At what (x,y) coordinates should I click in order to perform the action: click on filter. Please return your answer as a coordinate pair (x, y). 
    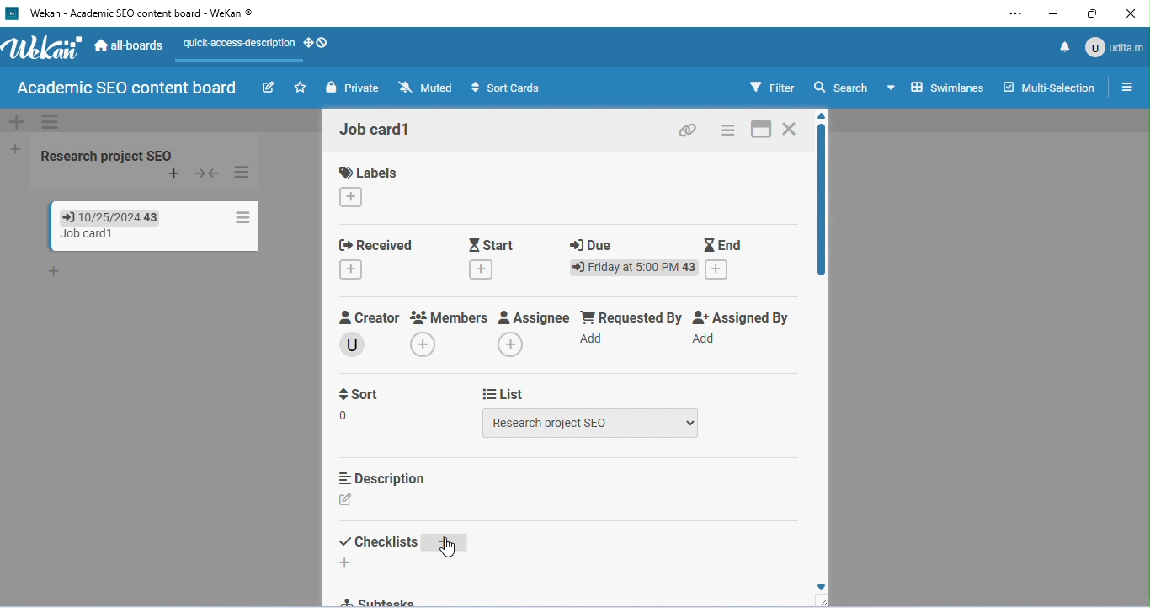
    Looking at the image, I should click on (772, 87).